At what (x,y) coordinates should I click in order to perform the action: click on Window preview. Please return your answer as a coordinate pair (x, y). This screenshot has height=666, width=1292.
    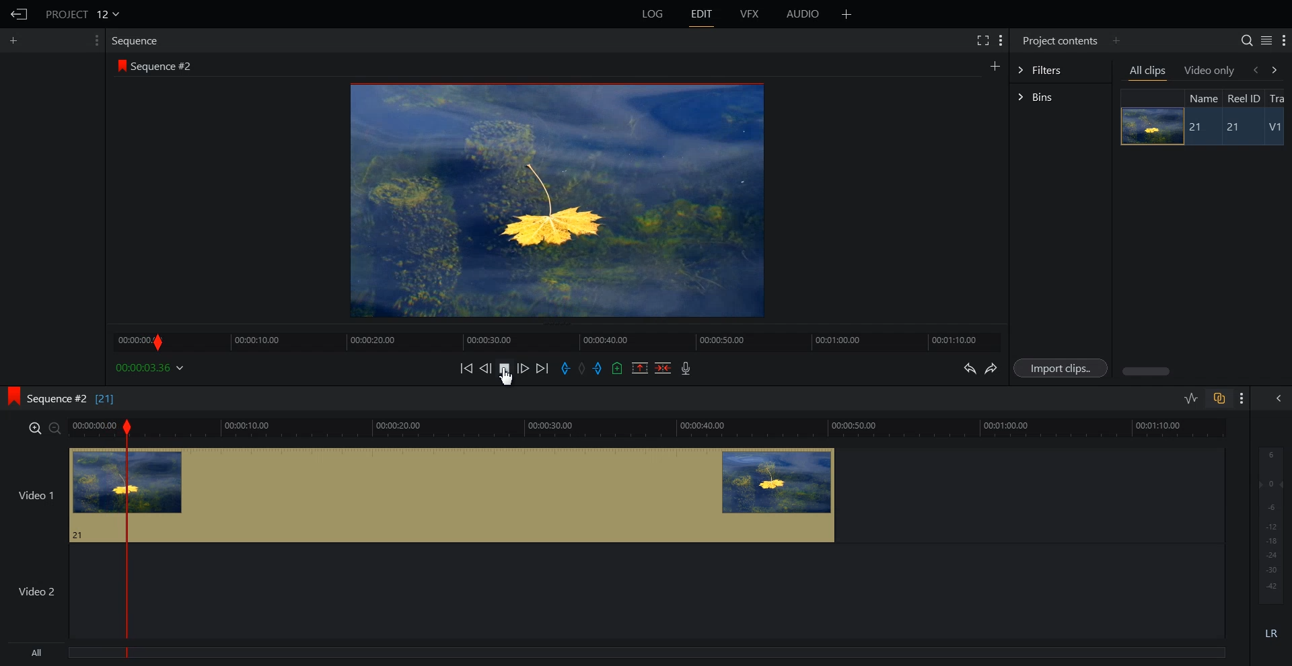
    Looking at the image, I should click on (553, 199).